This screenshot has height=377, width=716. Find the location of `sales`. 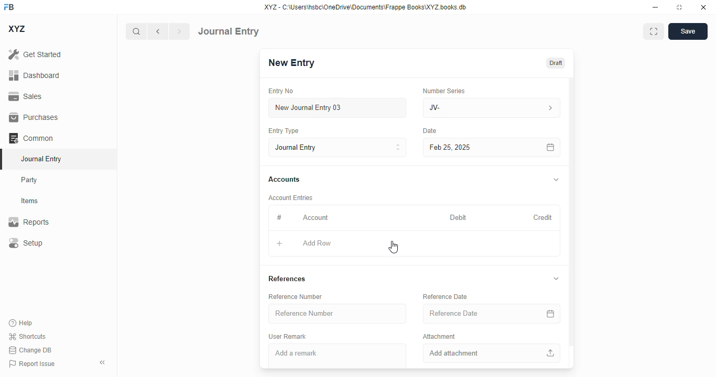

sales is located at coordinates (27, 97).